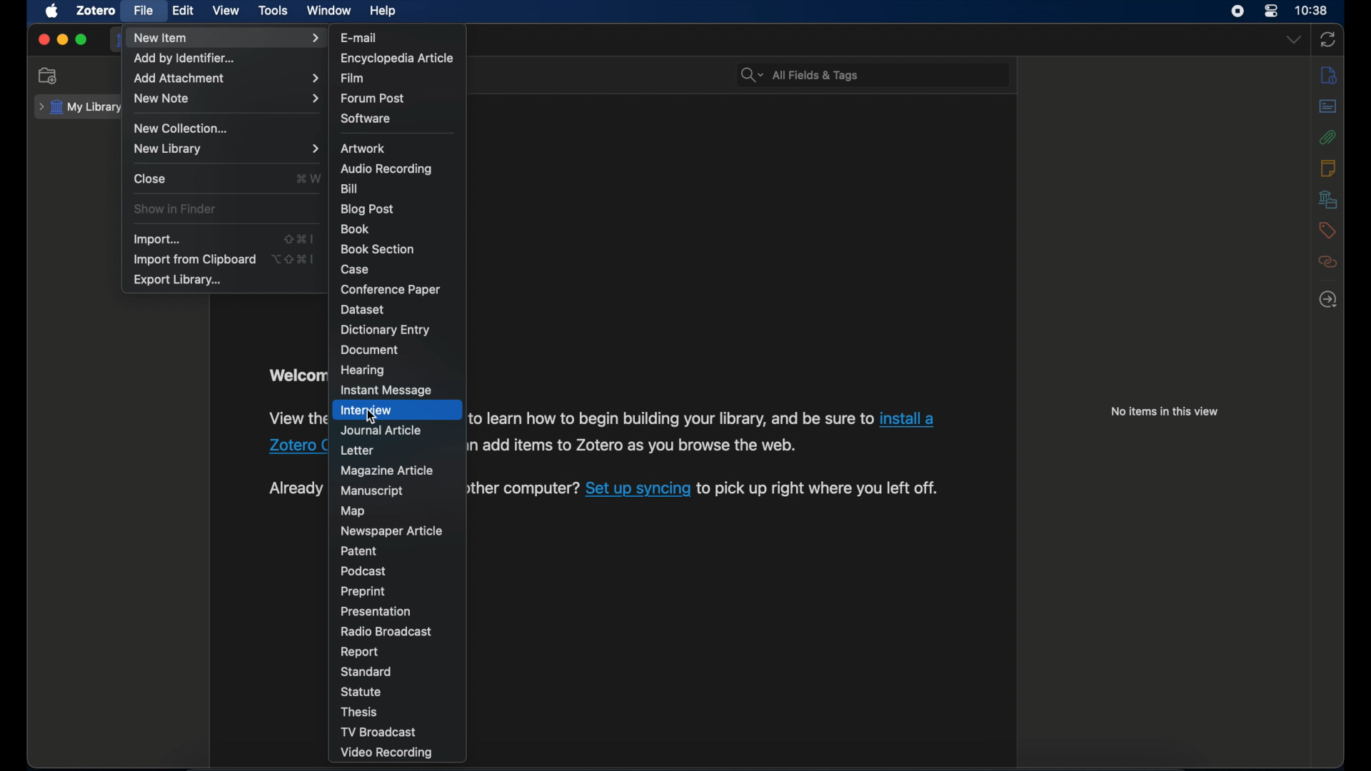  I want to click on shortcut, so click(300, 238).